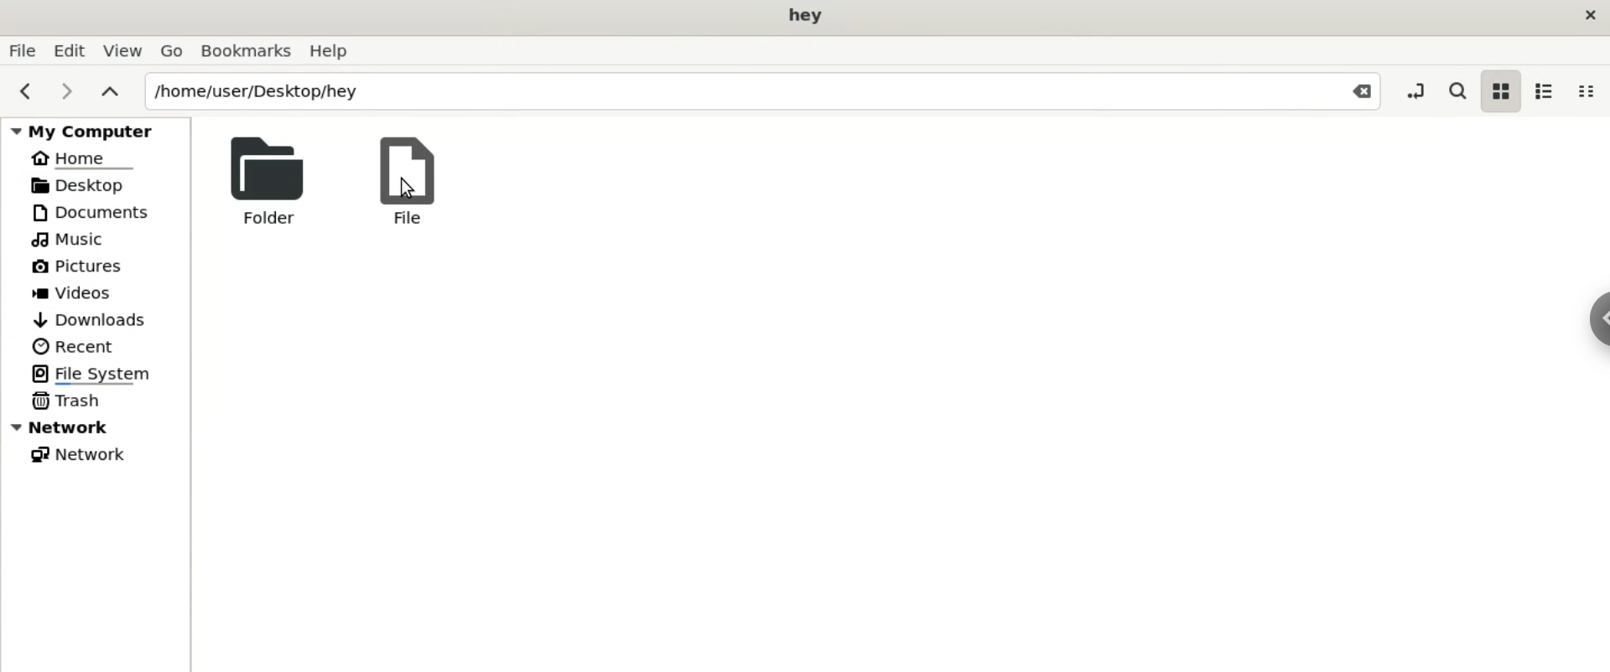 This screenshot has height=672, width=1610. Describe the element at coordinates (71, 239) in the screenshot. I see `music` at that location.